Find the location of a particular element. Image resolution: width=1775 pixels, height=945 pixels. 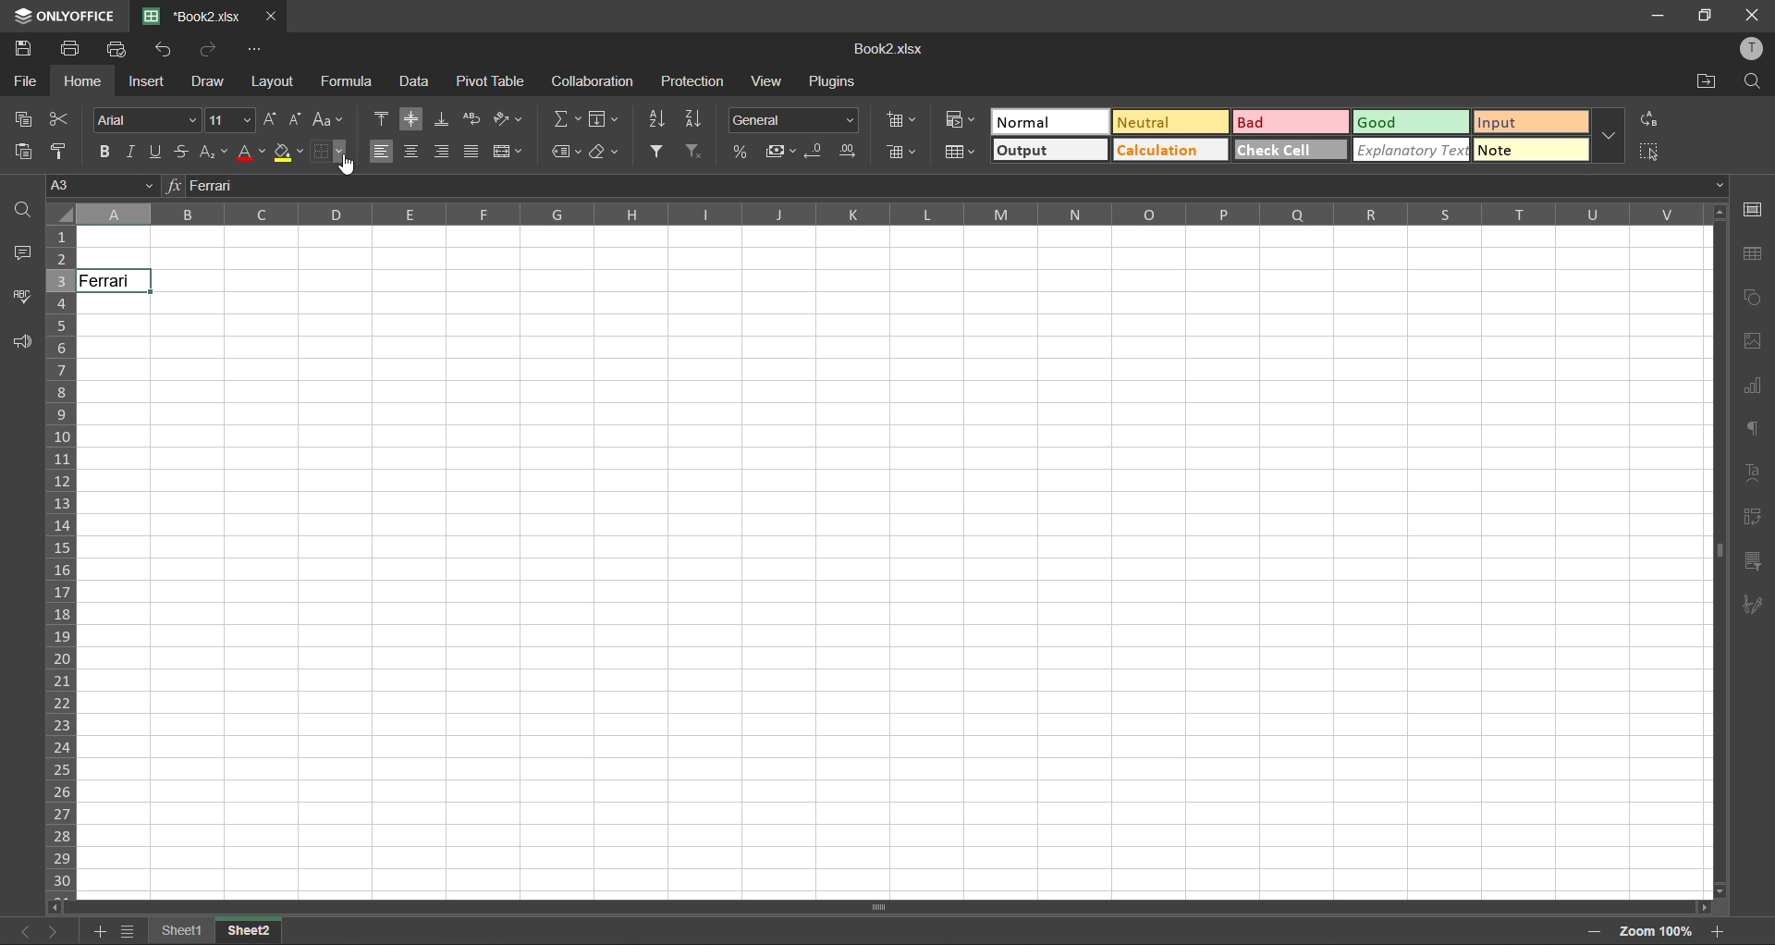

wrap text is located at coordinates (471, 118).